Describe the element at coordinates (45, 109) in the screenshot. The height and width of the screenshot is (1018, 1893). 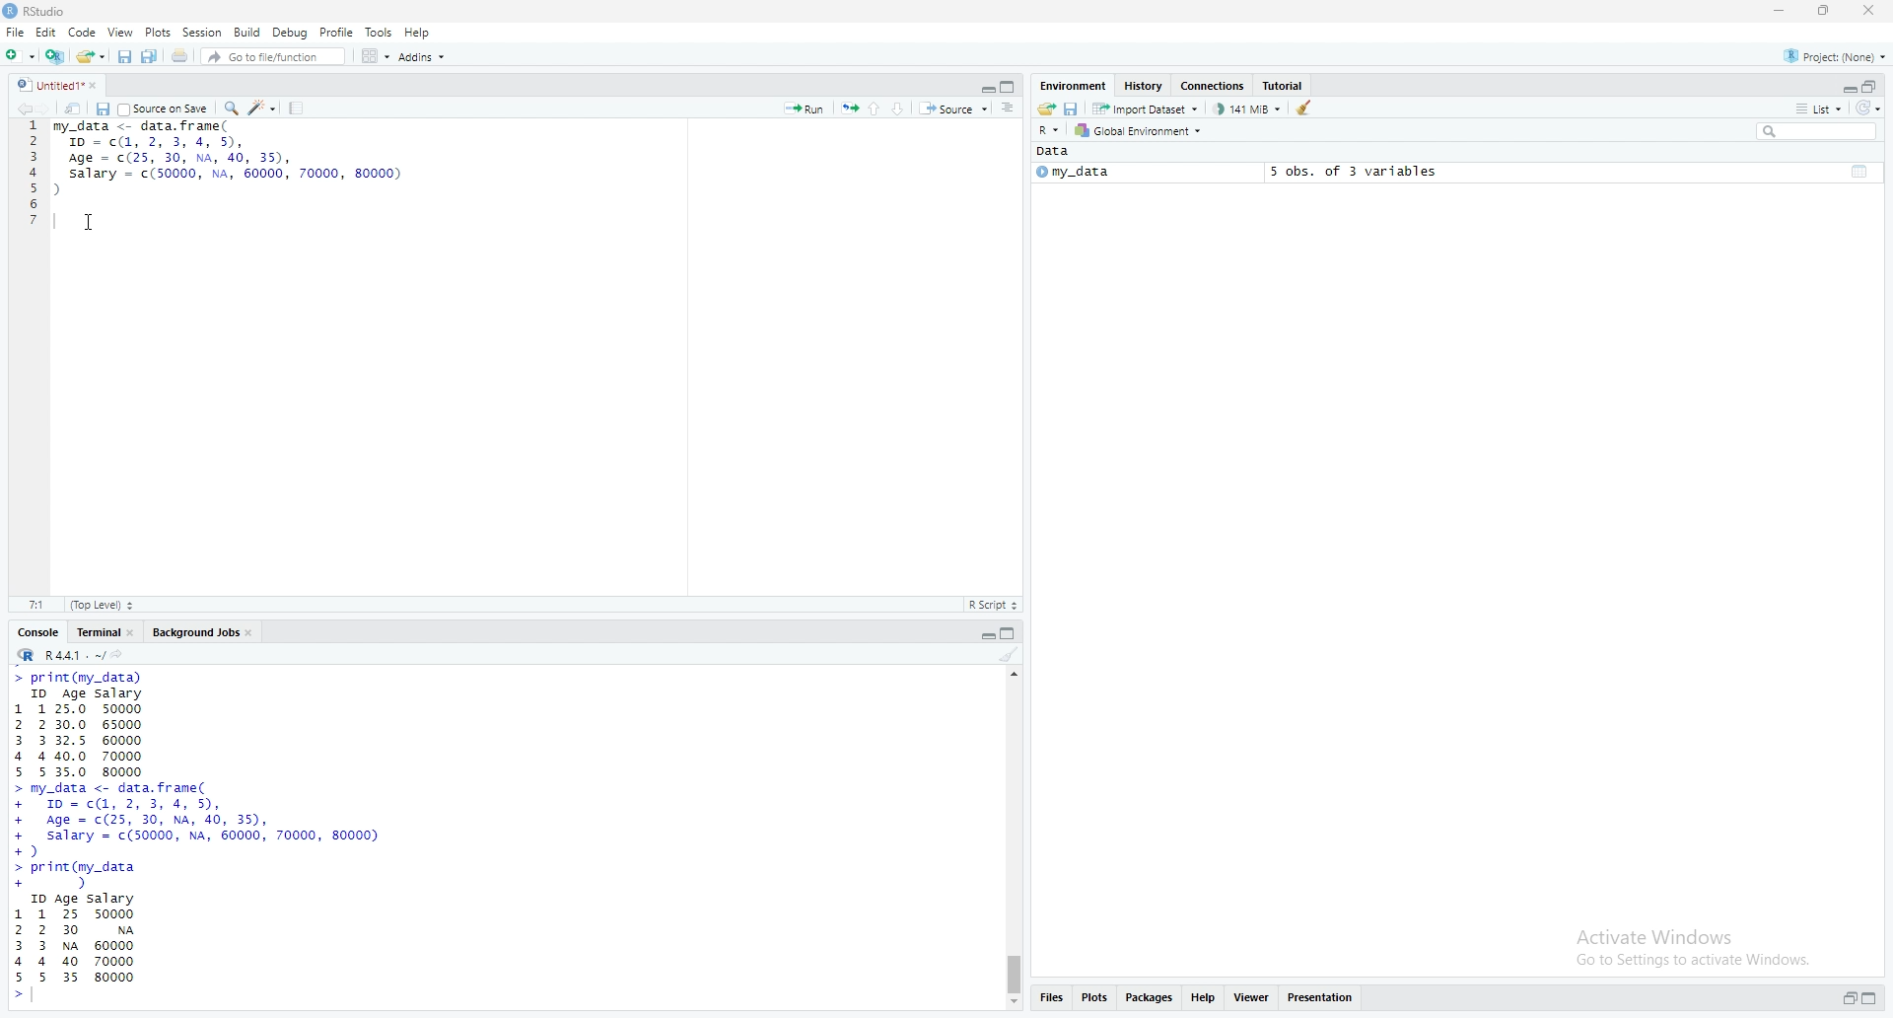
I see `go forward` at that location.